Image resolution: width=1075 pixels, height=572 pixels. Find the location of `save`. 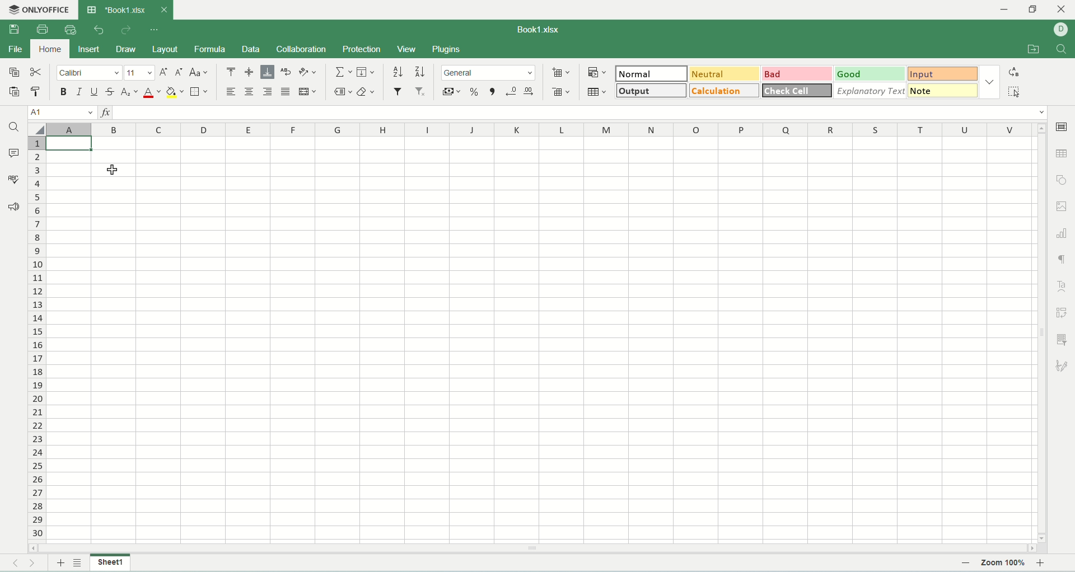

save is located at coordinates (13, 30).